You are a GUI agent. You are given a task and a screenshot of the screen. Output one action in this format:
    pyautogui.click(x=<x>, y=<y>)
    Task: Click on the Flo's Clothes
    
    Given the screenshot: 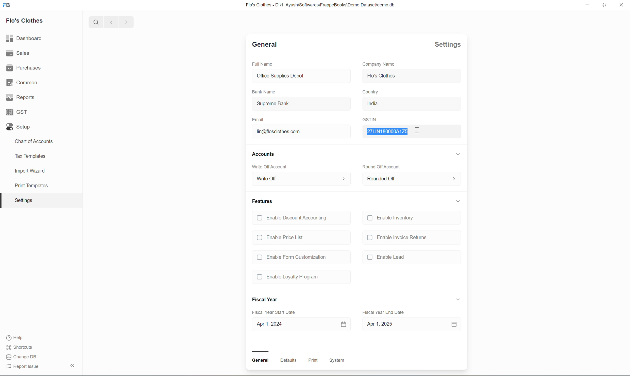 What is the action you would take?
    pyautogui.click(x=25, y=21)
    